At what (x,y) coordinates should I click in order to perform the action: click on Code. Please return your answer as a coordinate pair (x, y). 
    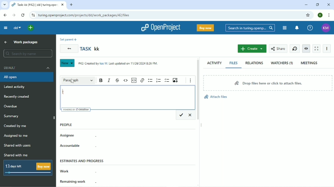
    Looking at the image, I should click on (126, 80).